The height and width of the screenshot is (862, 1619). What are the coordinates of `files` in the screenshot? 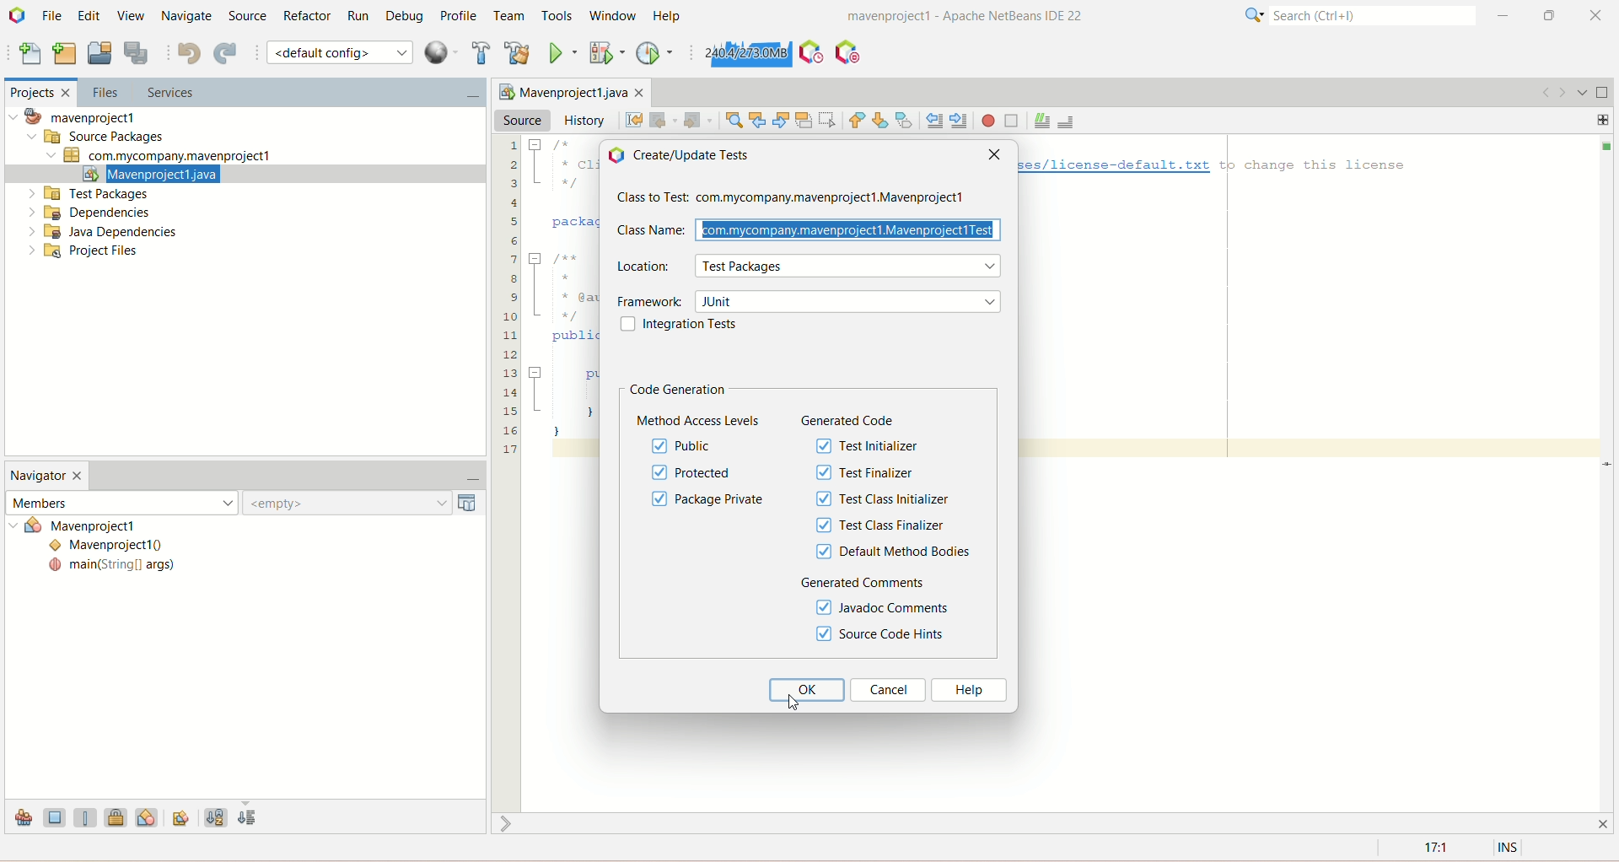 It's located at (102, 93).